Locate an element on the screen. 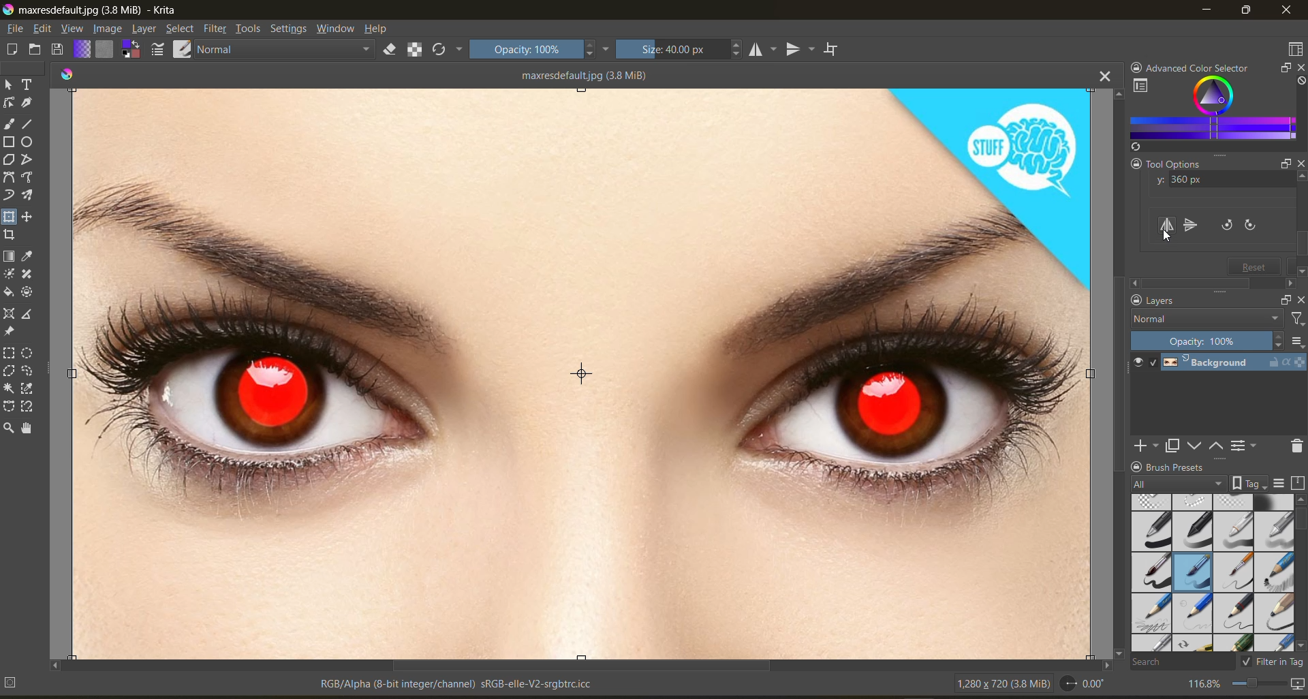 The width and height of the screenshot is (1308, 699). cursor is located at coordinates (1166, 236).